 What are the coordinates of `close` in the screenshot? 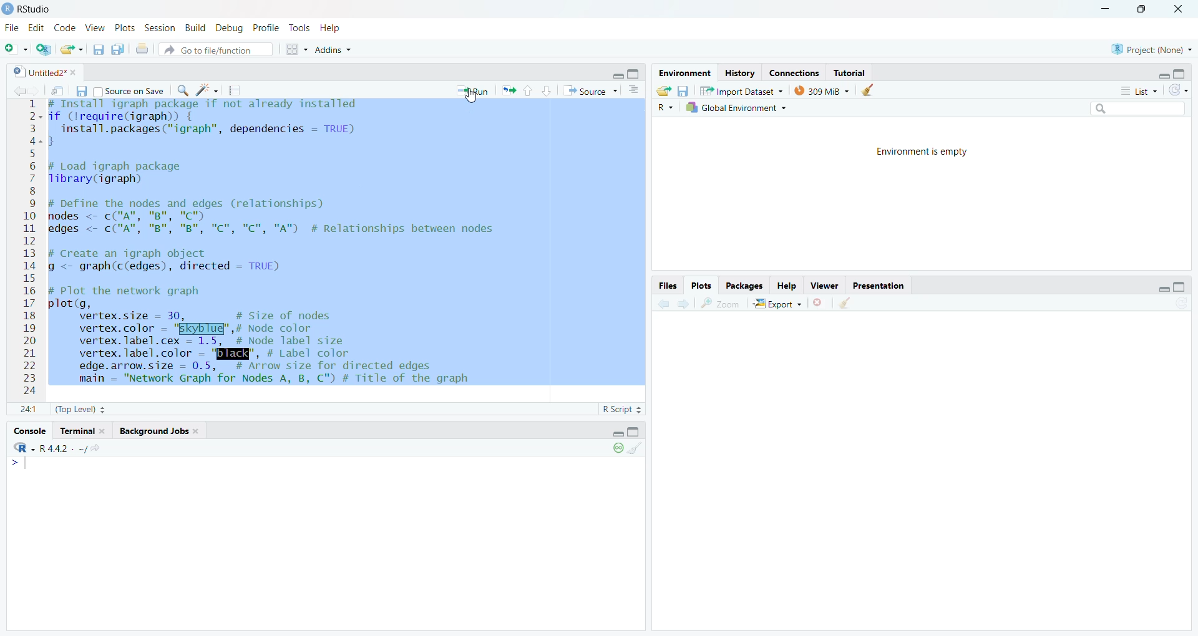 It's located at (816, 306).